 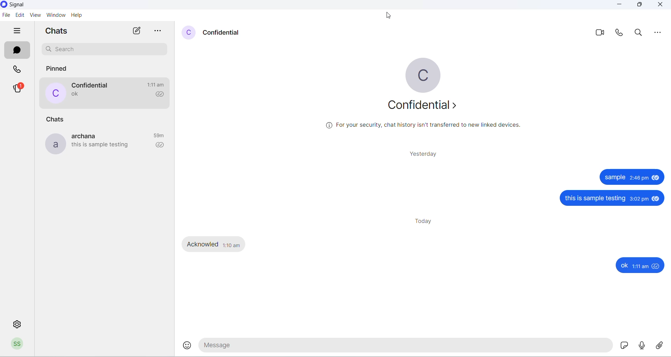 I want to click on last message timing, so click(x=159, y=84).